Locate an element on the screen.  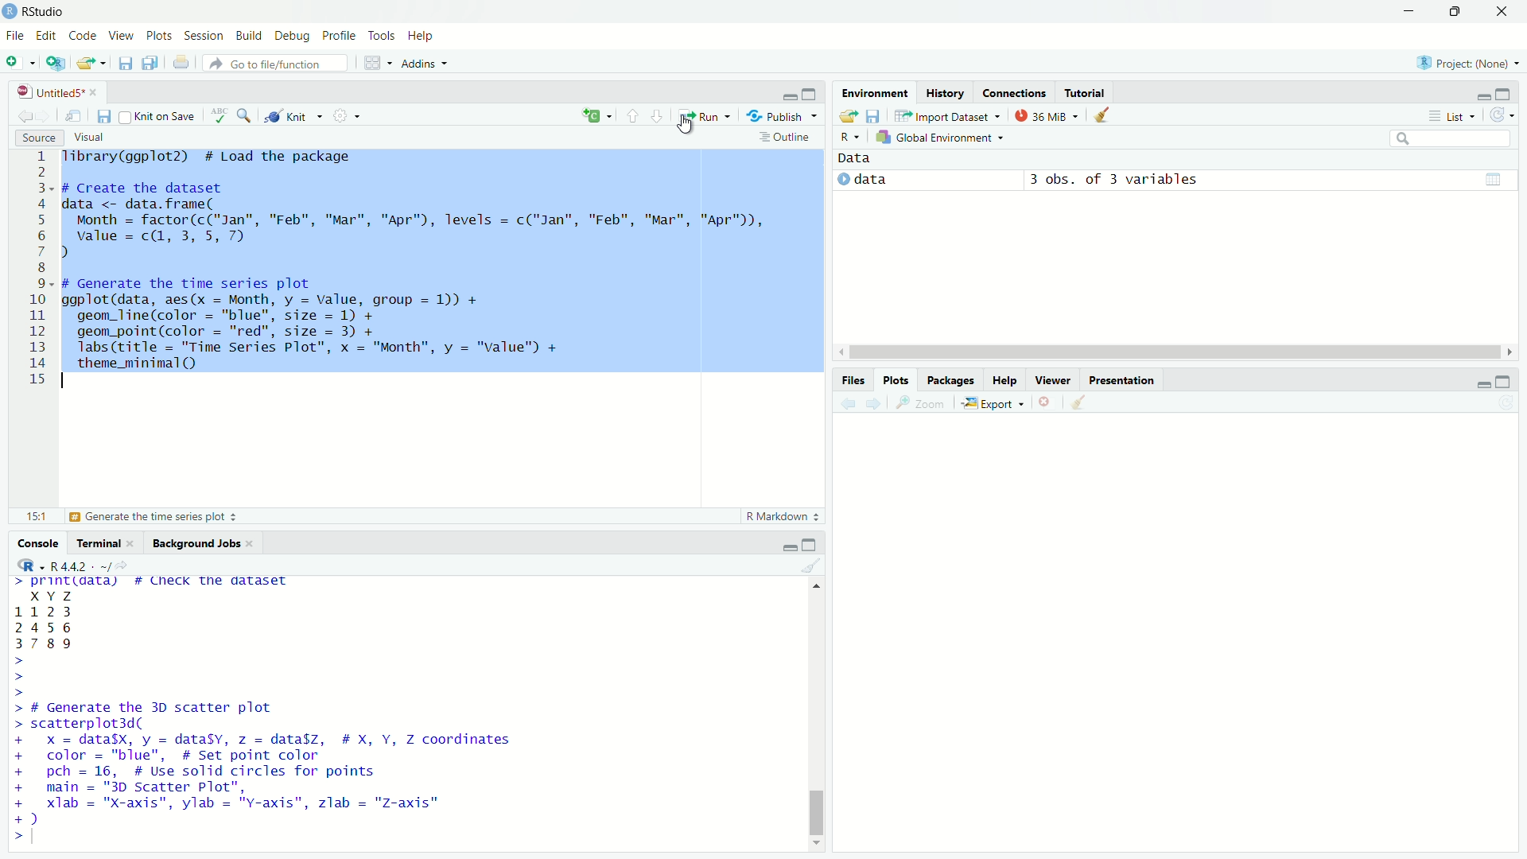
move left is located at coordinates (839, 352).